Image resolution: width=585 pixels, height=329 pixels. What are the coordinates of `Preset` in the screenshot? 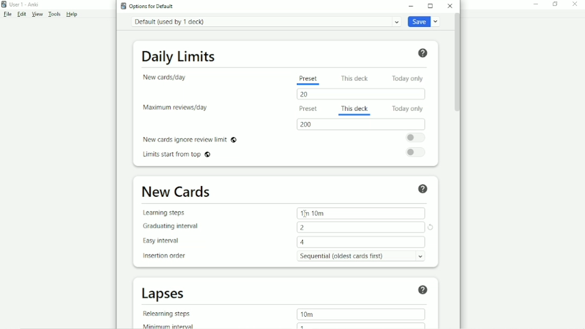 It's located at (308, 79).